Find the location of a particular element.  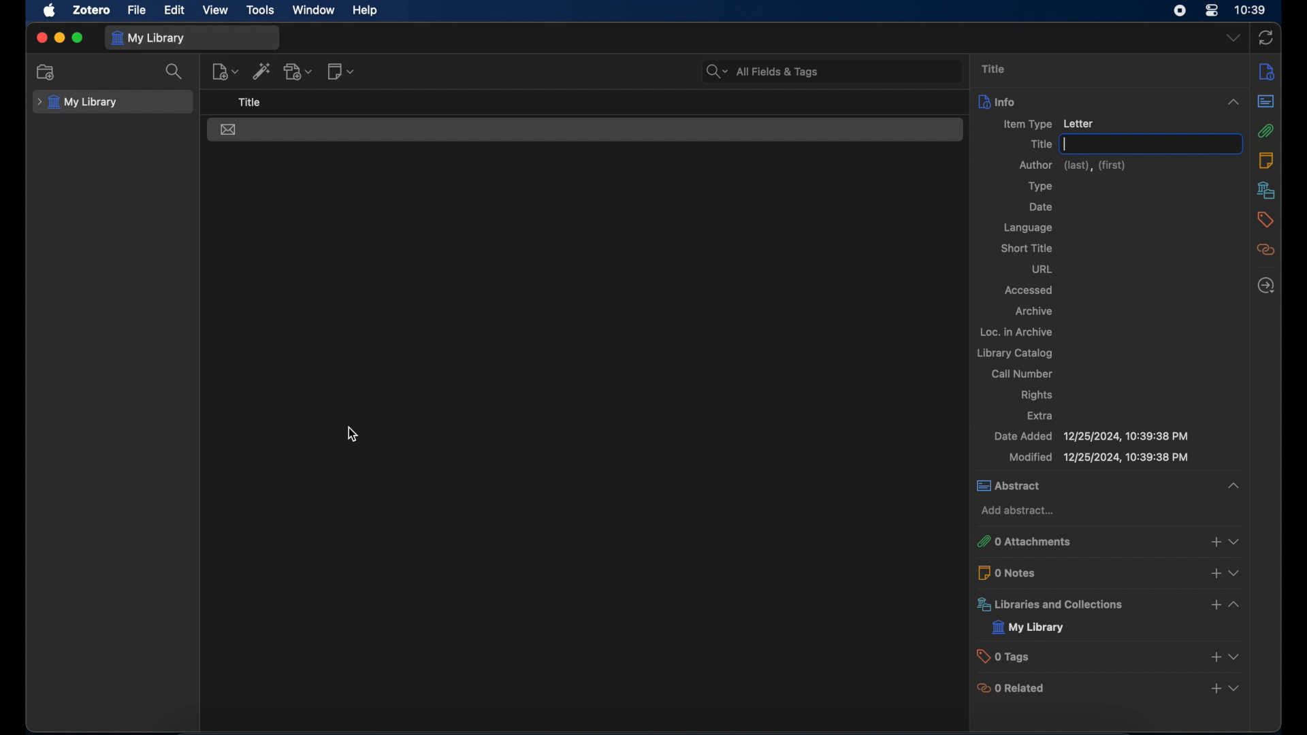

view more is located at coordinates (1236, 604).